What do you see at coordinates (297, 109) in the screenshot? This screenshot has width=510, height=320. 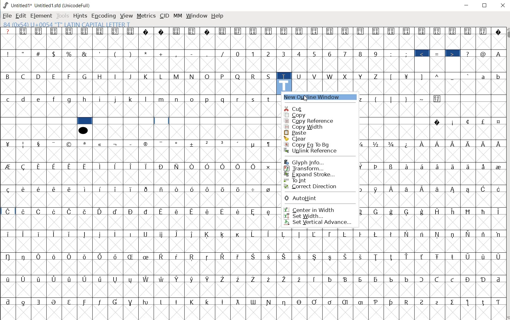 I see `cut` at bounding box center [297, 109].